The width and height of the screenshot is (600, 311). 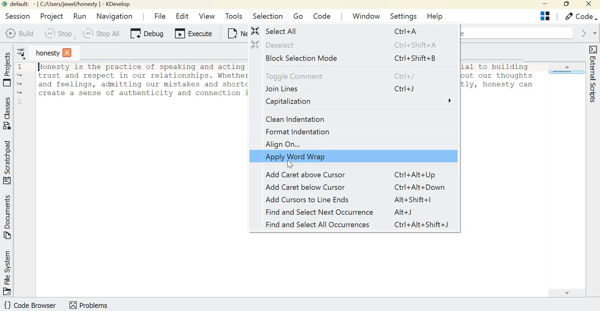 What do you see at coordinates (81, 16) in the screenshot?
I see `Run` at bounding box center [81, 16].